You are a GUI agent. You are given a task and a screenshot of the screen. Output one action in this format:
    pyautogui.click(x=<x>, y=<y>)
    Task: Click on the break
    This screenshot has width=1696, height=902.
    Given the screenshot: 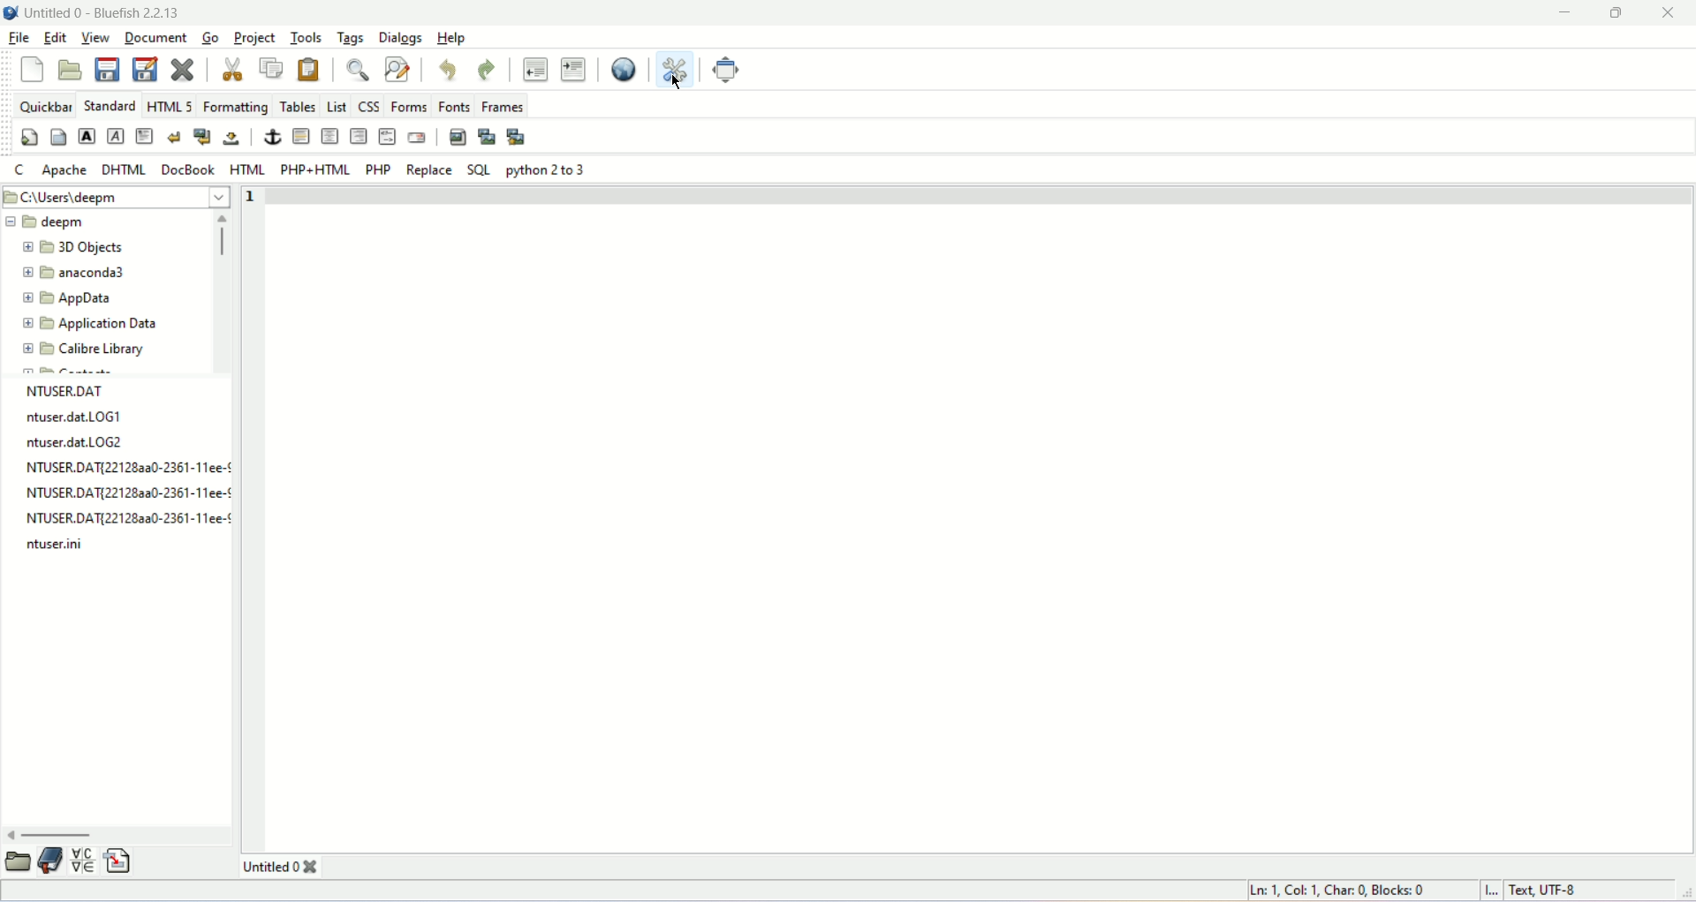 What is the action you would take?
    pyautogui.click(x=170, y=137)
    